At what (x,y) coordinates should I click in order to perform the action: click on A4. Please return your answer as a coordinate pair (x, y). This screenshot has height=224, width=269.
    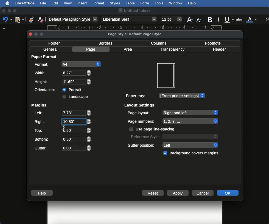
    Looking at the image, I should click on (67, 64).